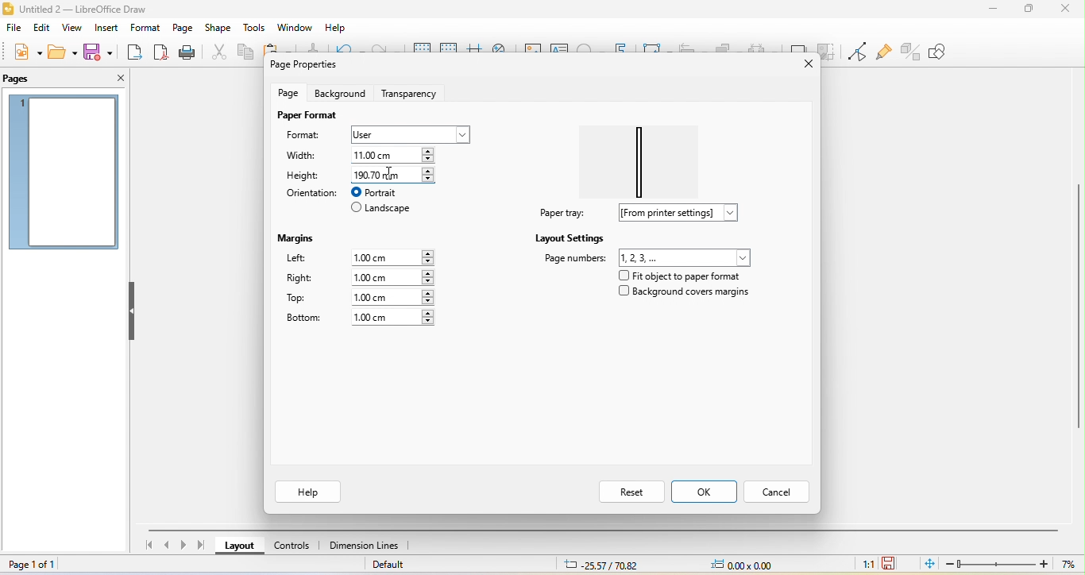 The width and height of the screenshot is (1085, 575). Describe the element at coordinates (929, 563) in the screenshot. I see `fit page to current window` at that location.